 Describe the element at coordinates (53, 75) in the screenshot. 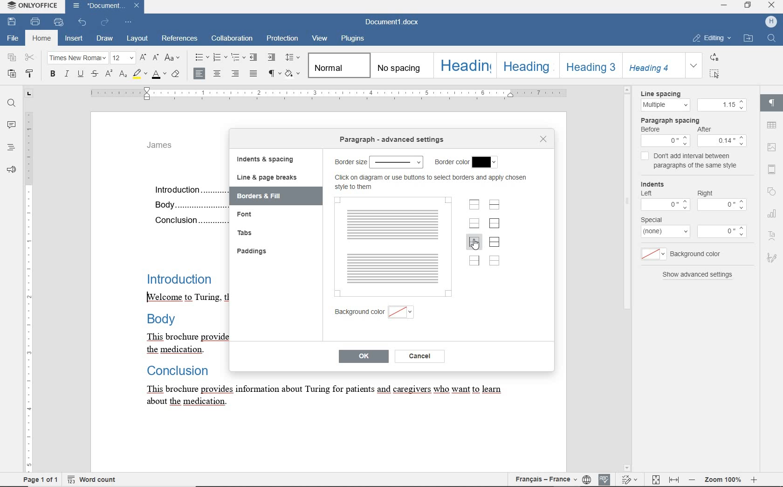

I see `bold` at that location.